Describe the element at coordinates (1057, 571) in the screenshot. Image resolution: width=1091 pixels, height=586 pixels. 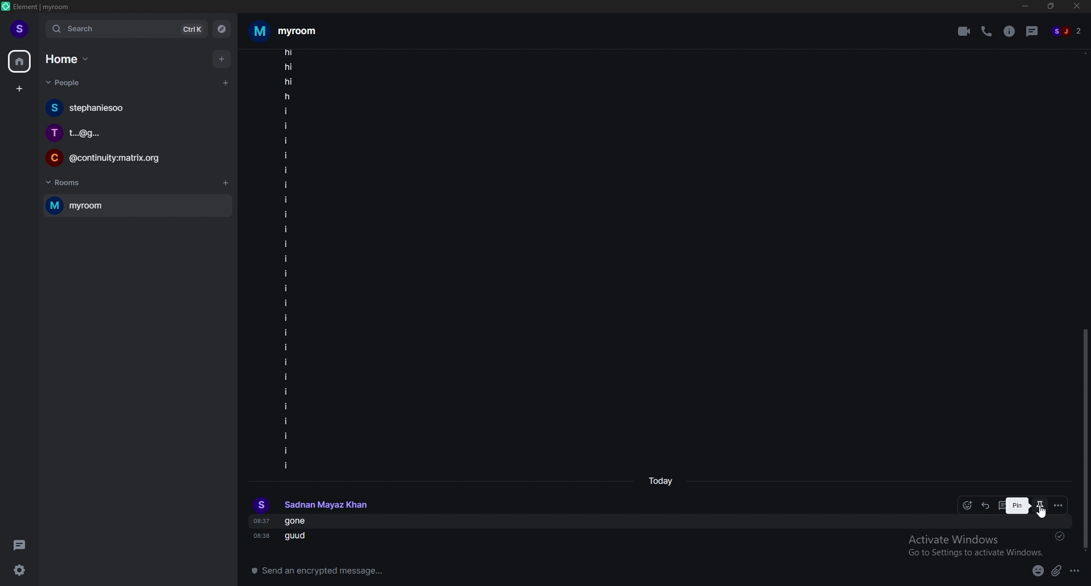
I see `attachment` at that location.